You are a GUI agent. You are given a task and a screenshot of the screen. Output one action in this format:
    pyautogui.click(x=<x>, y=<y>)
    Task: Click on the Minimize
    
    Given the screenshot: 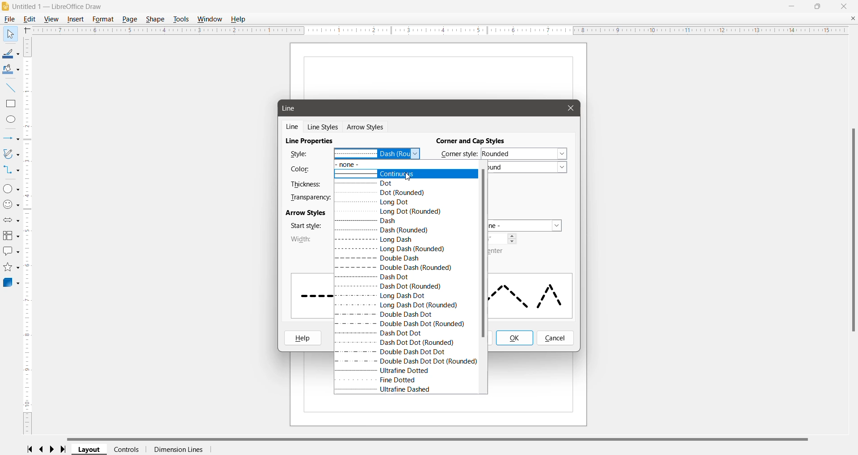 What is the action you would take?
    pyautogui.click(x=792, y=6)
    